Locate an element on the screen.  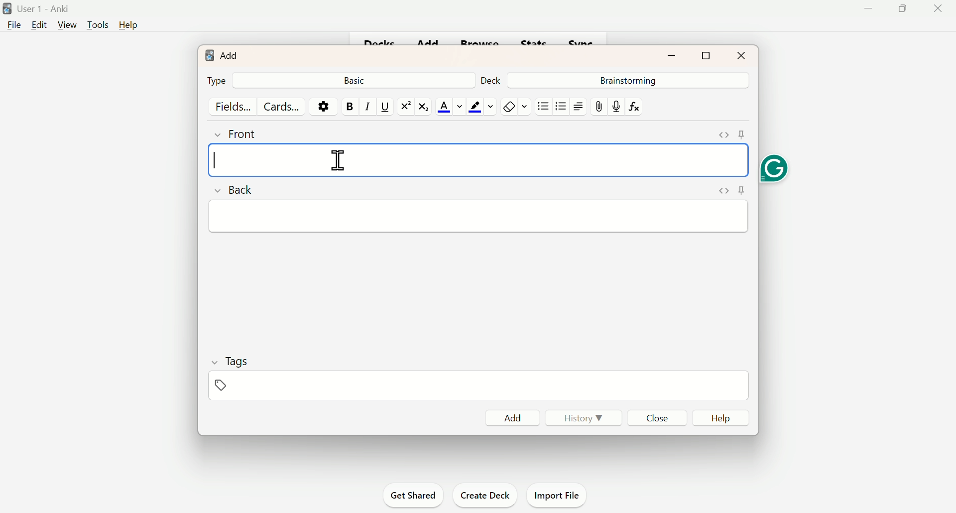
 is located at coordinates (222, 81).